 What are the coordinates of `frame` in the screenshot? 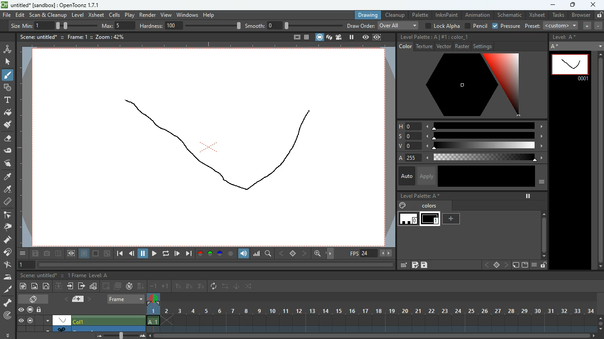 It's located at (126, 299).